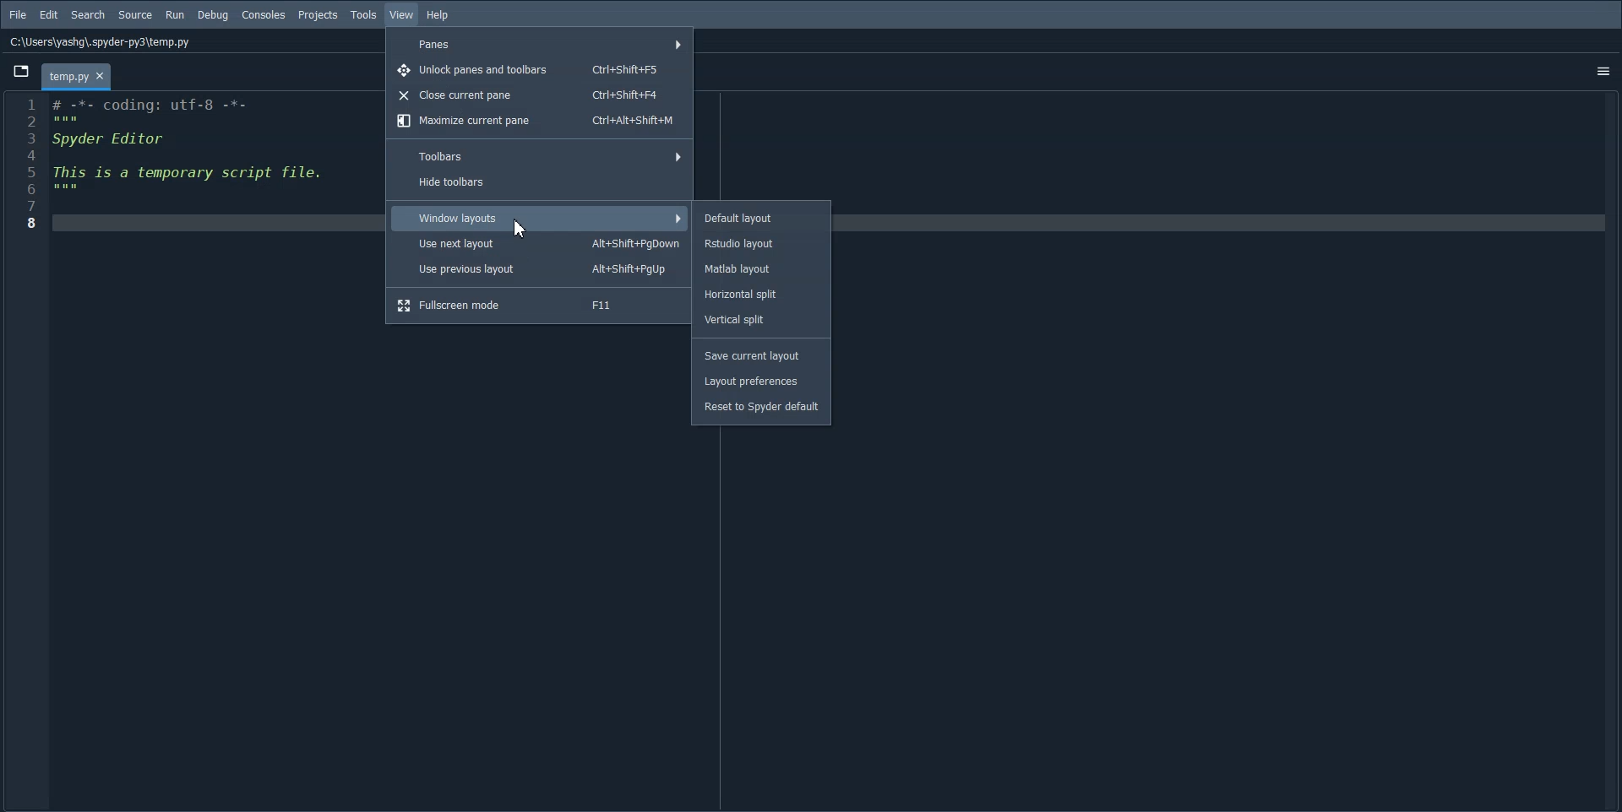 The image size is (1622, 812). Describe the element at coordinates (541, 182) in the screenshot. I see `Hide toolbars` at that location.